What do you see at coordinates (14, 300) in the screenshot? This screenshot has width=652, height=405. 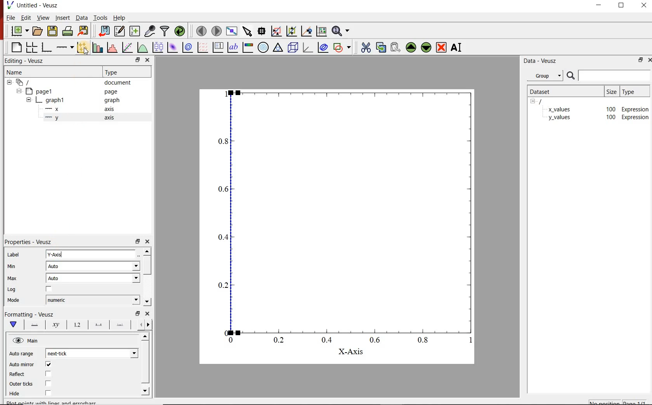 I see `Mode` at bounding box center [14, 300].